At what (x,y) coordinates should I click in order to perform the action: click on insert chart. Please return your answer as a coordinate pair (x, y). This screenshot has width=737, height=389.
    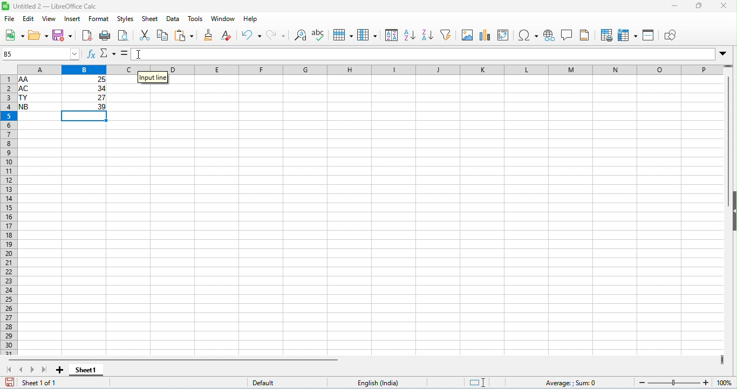
    Looking at the image, I should click on (483, 35).